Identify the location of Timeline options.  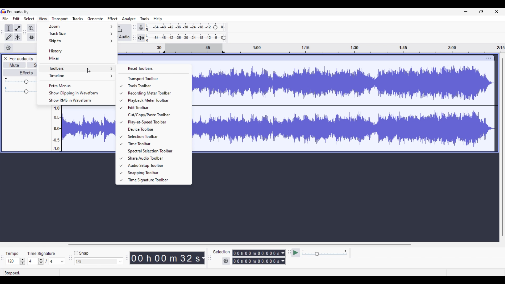
(8, 48).